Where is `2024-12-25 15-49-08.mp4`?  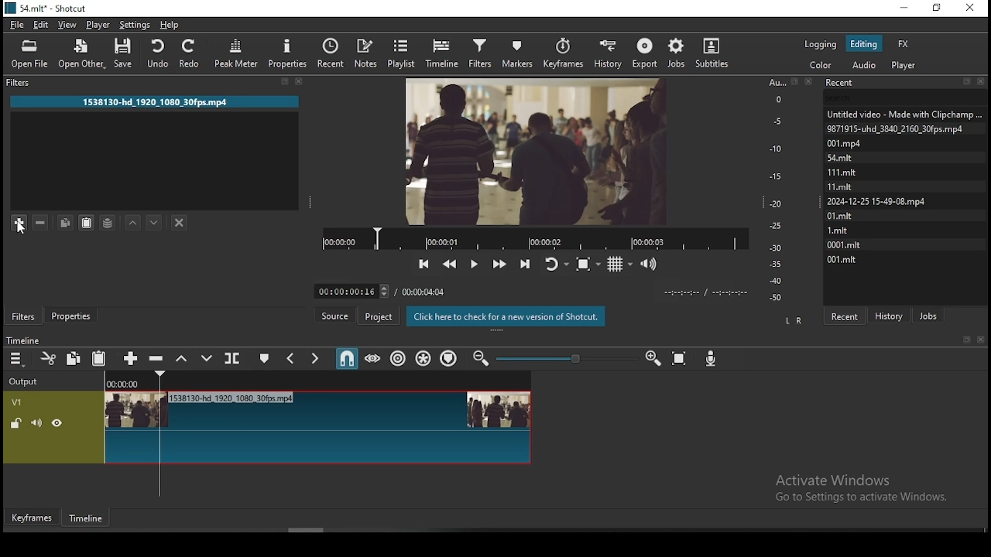
2024-12-25 15-49-08.mp4 is located at coordinates (876, 201).